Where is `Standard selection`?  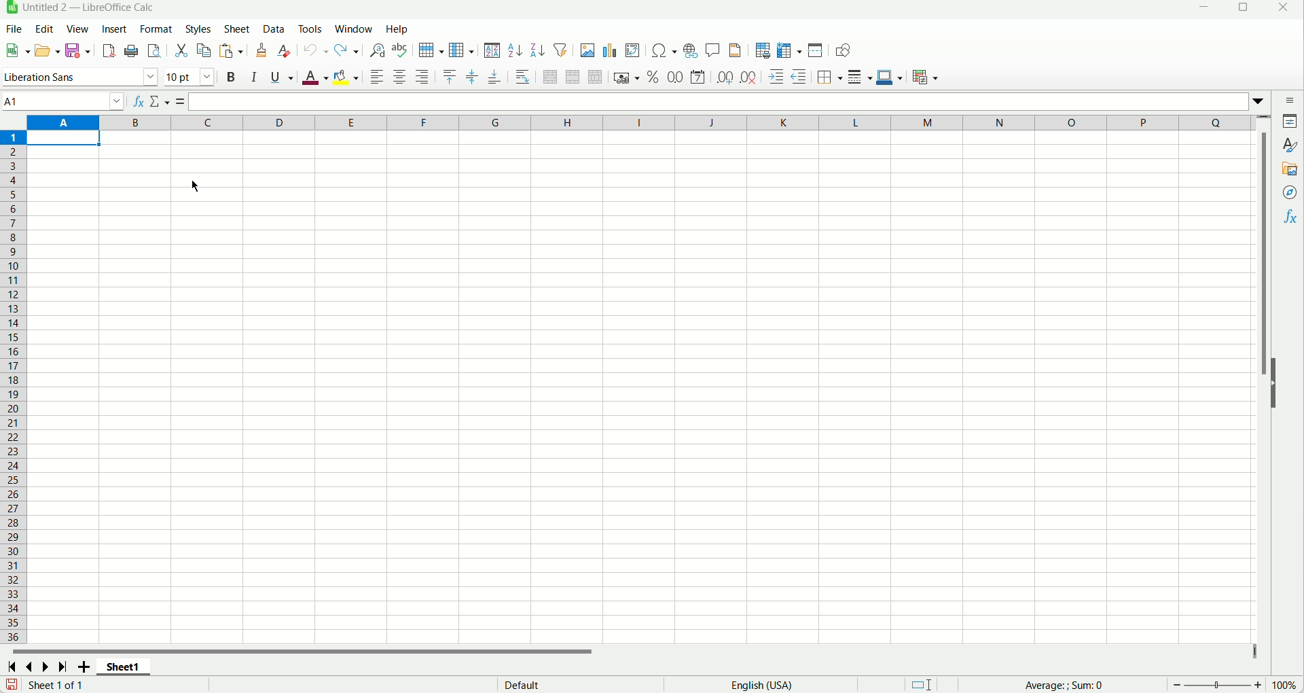 Standard selection is located at coordinates (920, 684).